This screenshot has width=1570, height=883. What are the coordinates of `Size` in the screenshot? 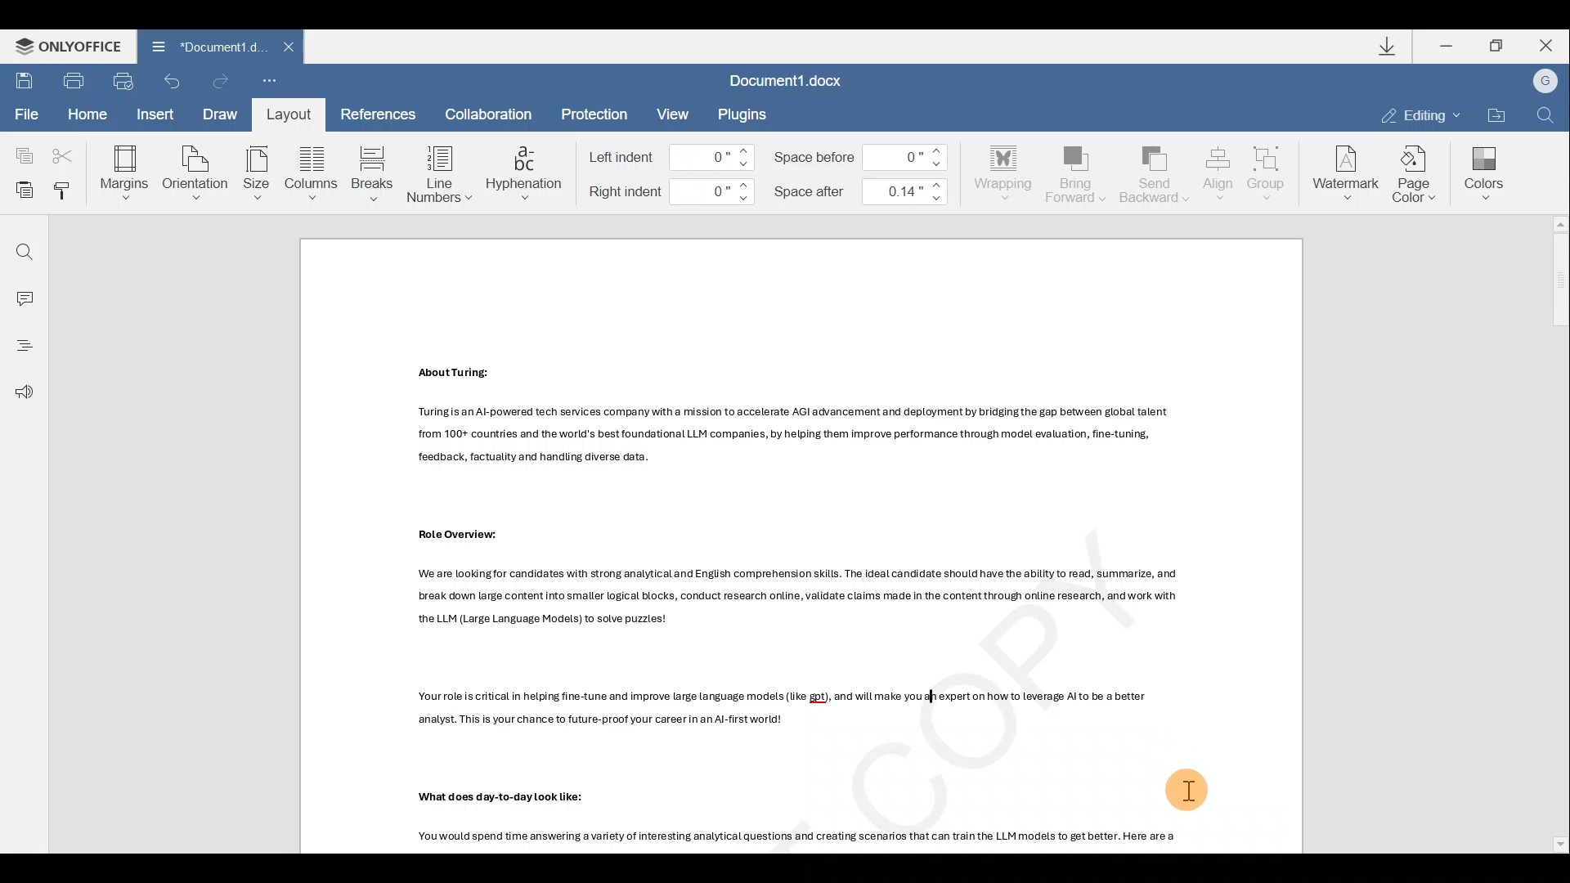 It's located at (257, 172).